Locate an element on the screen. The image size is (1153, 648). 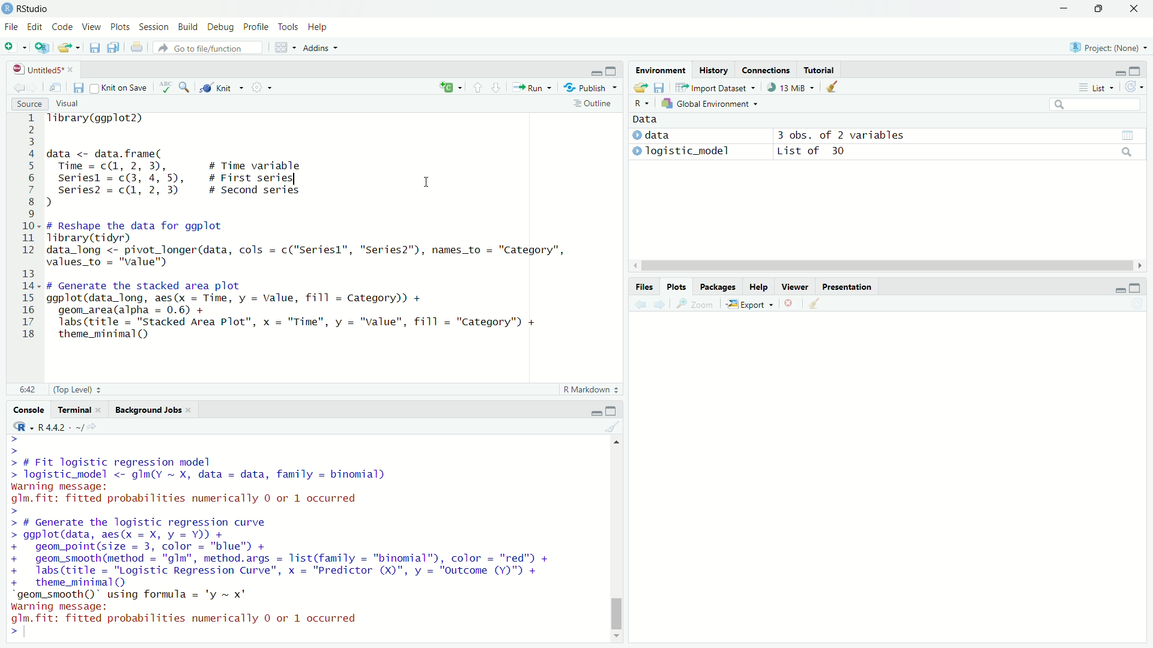
Visual is located at coordinates (74, 103).